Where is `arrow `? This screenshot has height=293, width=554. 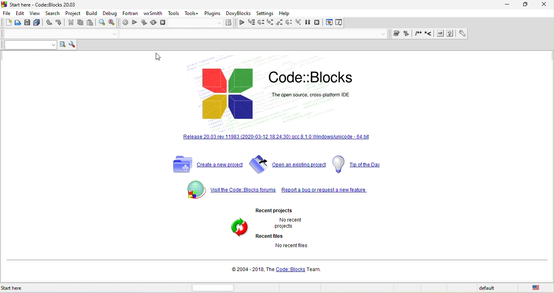 arrow  is located at coordinates (109, 34).